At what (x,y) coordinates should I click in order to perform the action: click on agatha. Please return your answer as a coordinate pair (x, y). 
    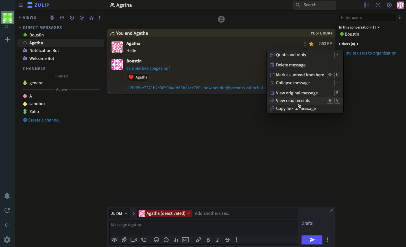
    Looking at the image, I should click on (60, 44).